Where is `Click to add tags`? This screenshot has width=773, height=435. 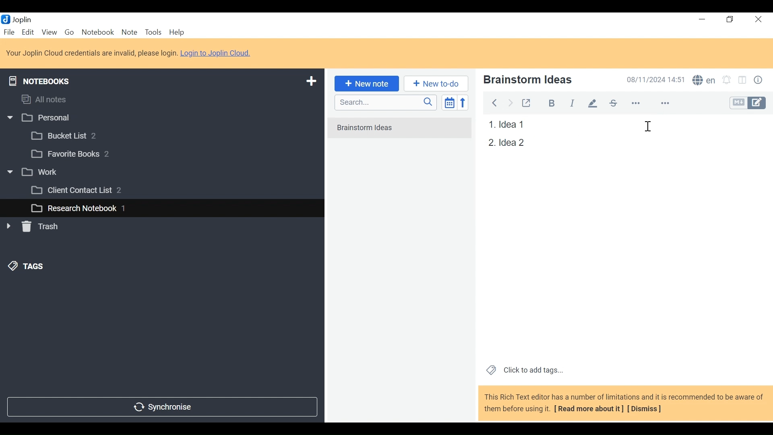 Click to add tags is located at coordinates (523, 369).